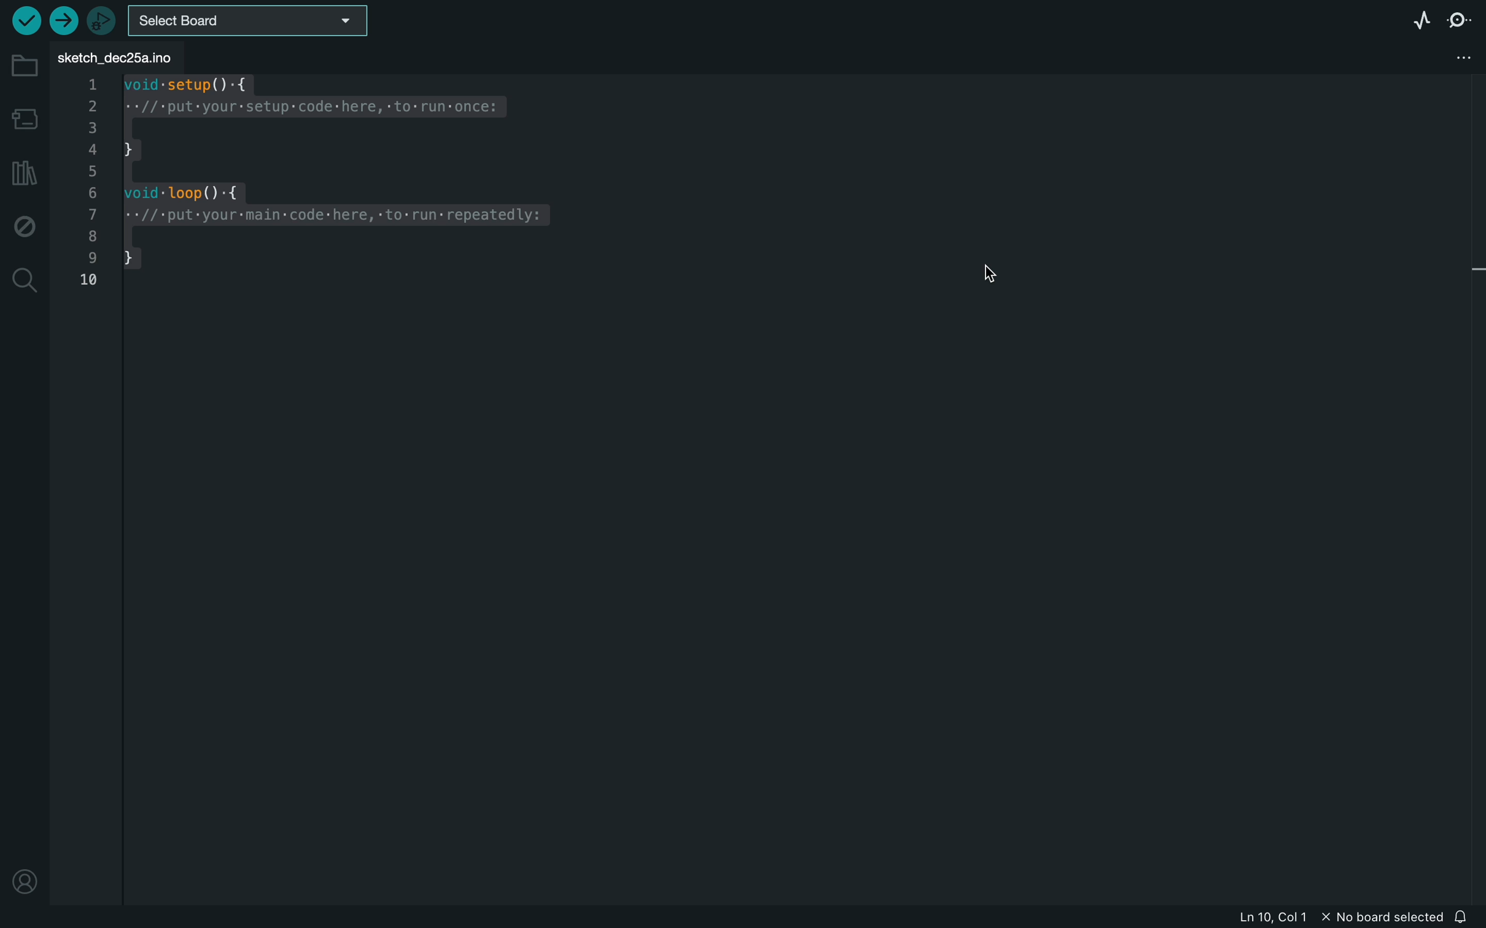 This screenshot has height=928, width=1486. What do you see at coordinates (27, 121) in the screenshot?
I see `board  manager` at bounding box center [27, 121].